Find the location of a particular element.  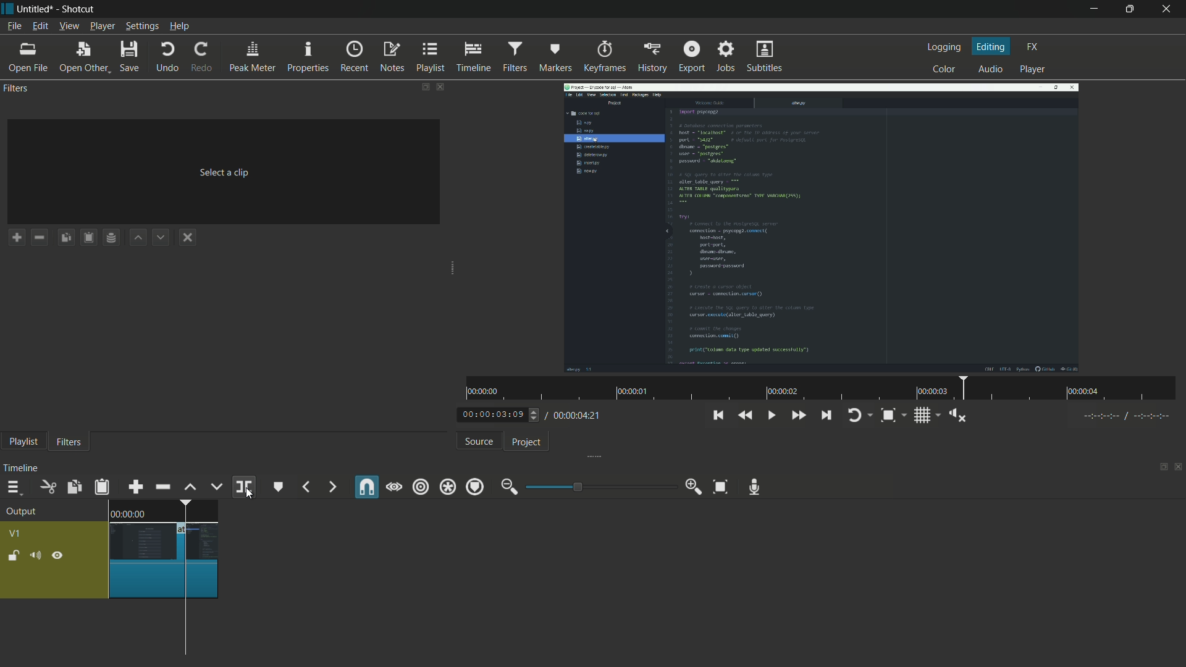

player menu is located at coordinates (103, 27).